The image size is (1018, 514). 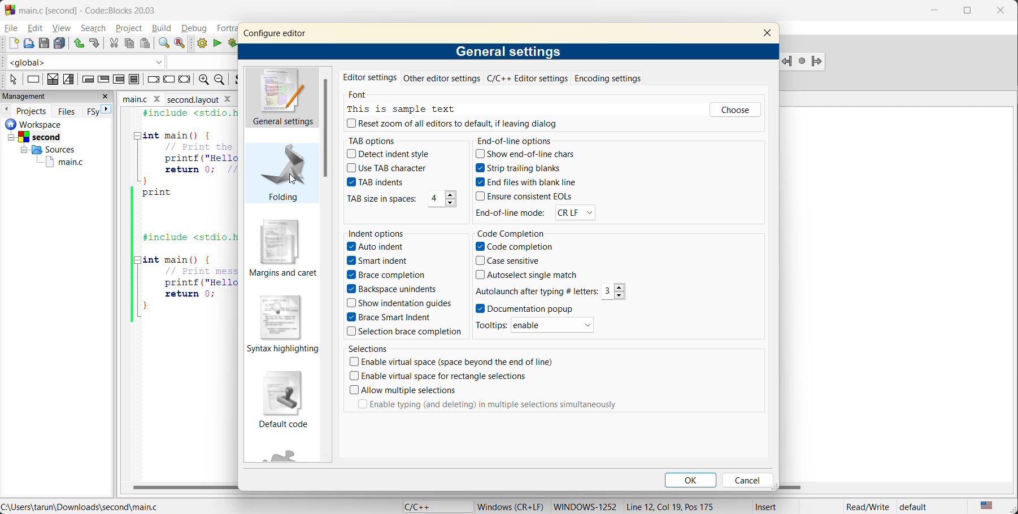 I want to click on Jump backward, so click(x=787, y=60).